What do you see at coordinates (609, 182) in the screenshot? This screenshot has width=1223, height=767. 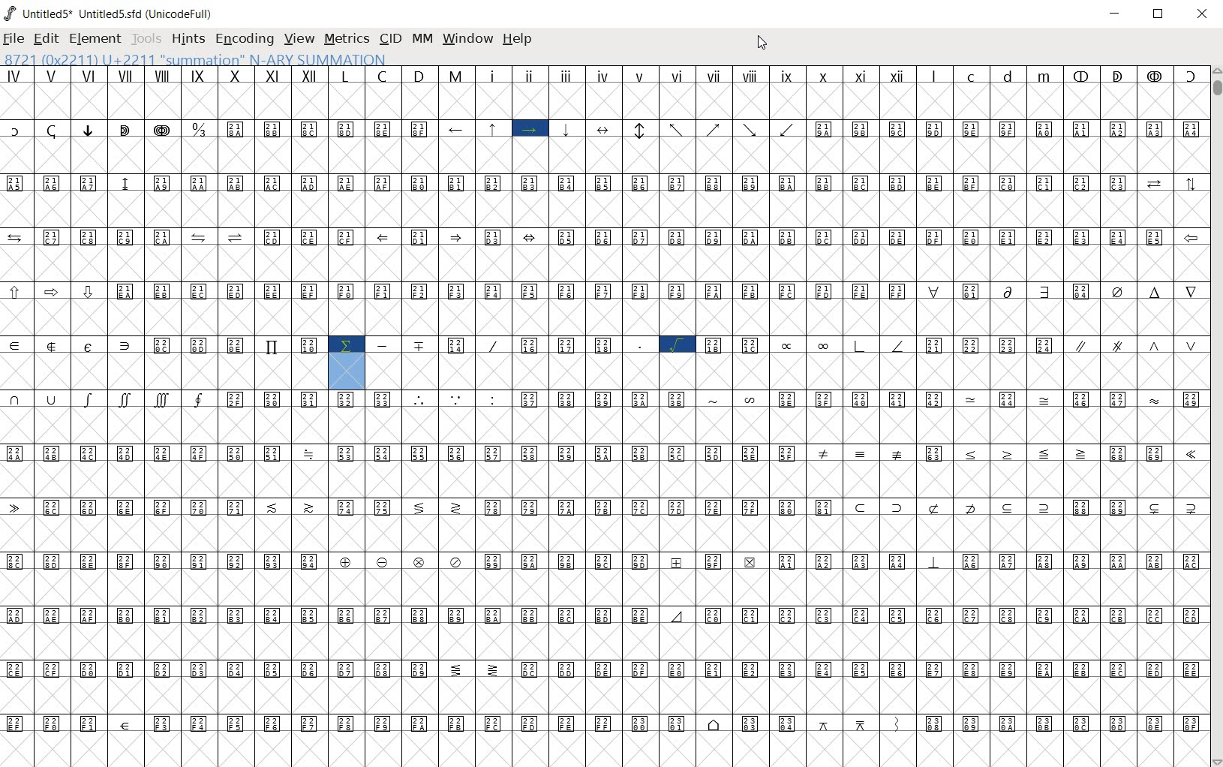 I see `special symbols` at bounding box center [609, 182].